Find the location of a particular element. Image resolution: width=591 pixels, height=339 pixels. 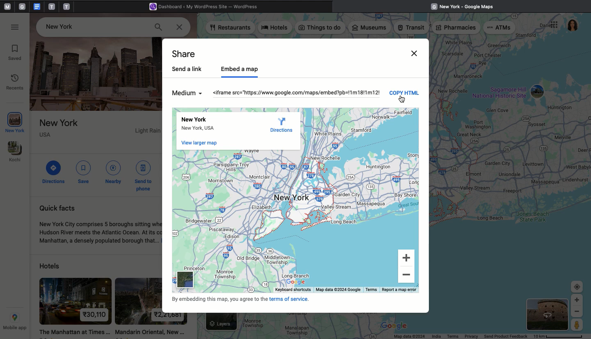

Zoom out is located at coordinates (577, 312).